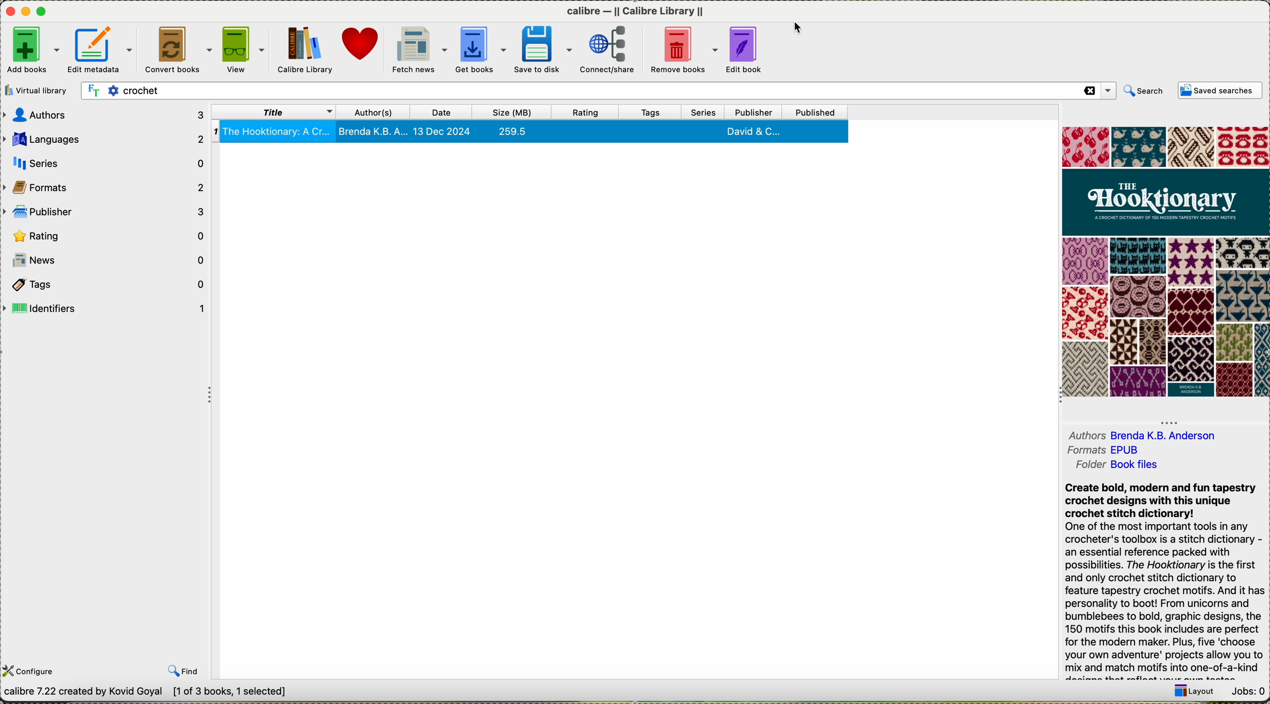 Image resolution: width=1270 pixels, height=704 pixels. What do you see at coordinates (1109, 90) in the screenshot?
I see `Drop down` at bounding box center [1109, 90].